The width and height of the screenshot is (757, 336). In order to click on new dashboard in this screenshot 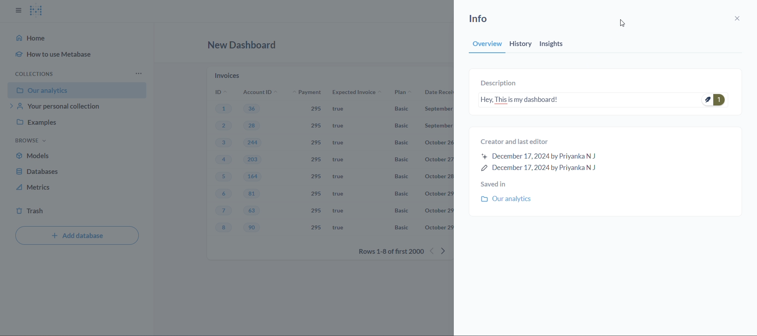, I will do `click(244, 47)`.